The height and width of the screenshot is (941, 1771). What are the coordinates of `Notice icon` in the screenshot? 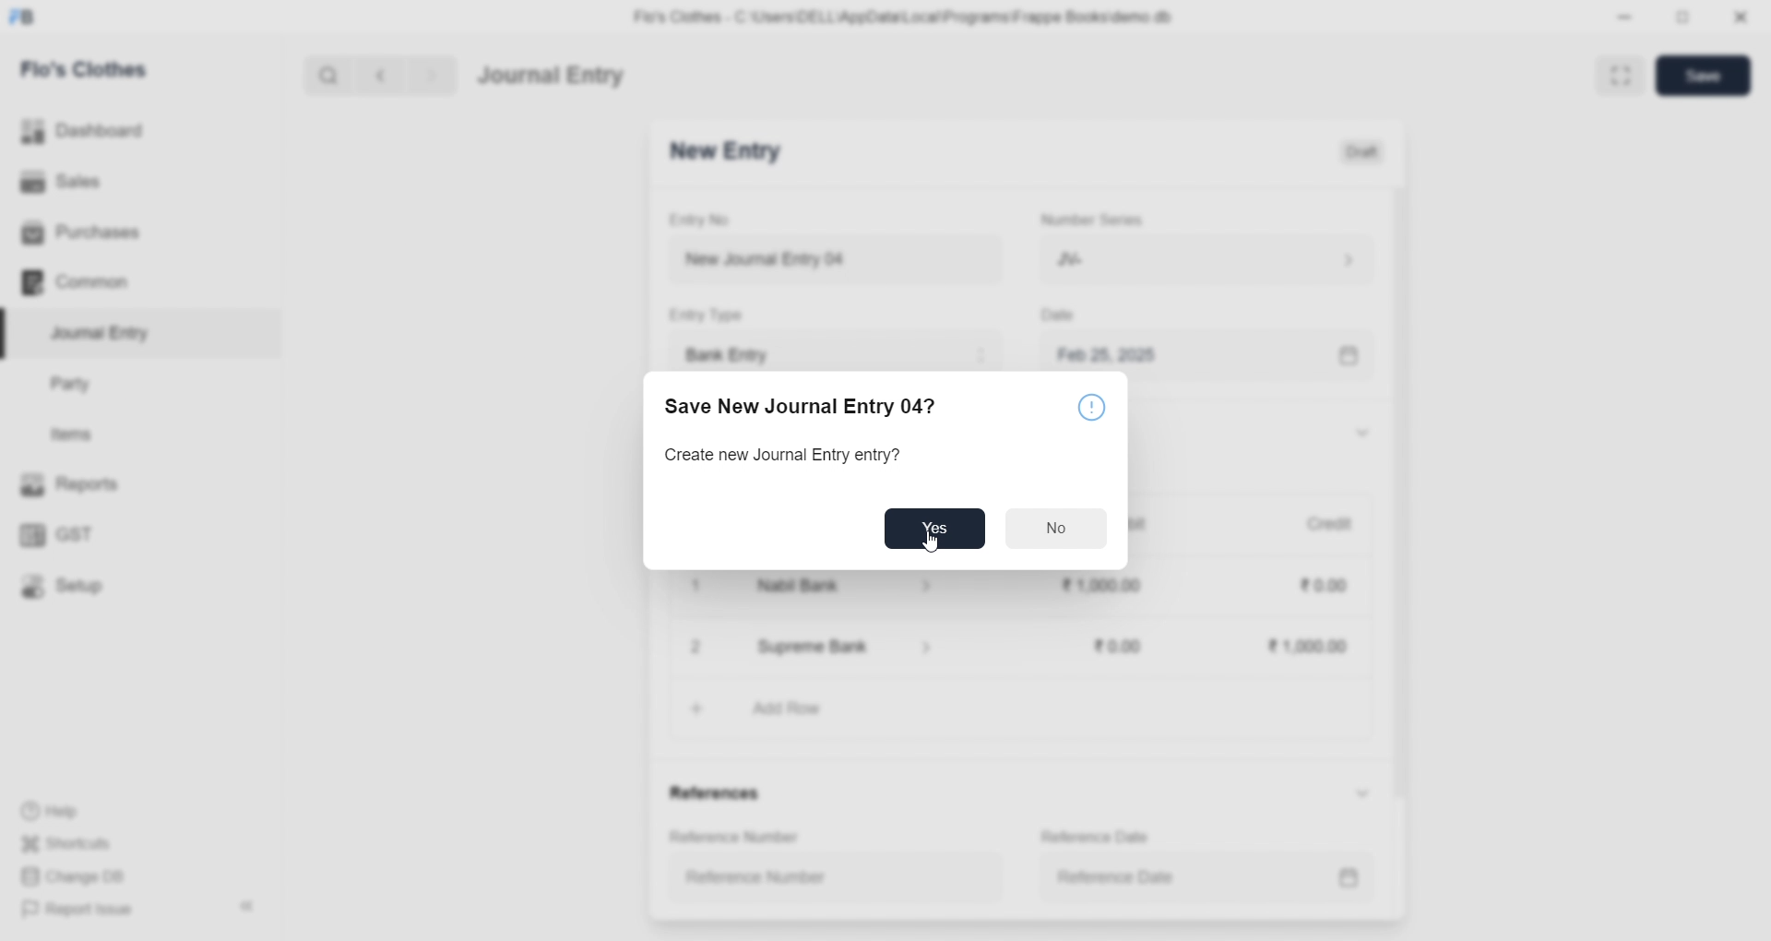 It's located at (1095, 408).